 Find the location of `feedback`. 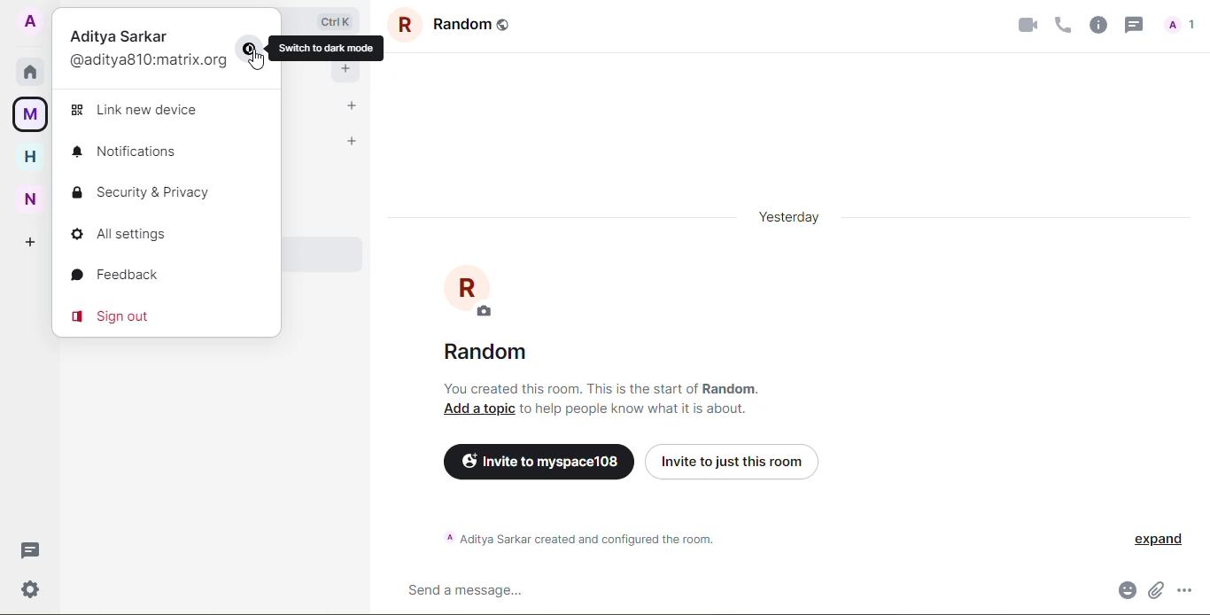

feedback is located at coordinates (125, 271).